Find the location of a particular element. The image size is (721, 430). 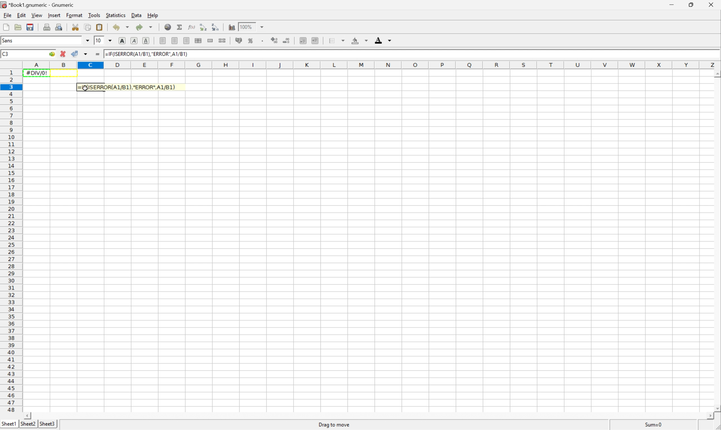

Format is located at coordinates (75, 15).